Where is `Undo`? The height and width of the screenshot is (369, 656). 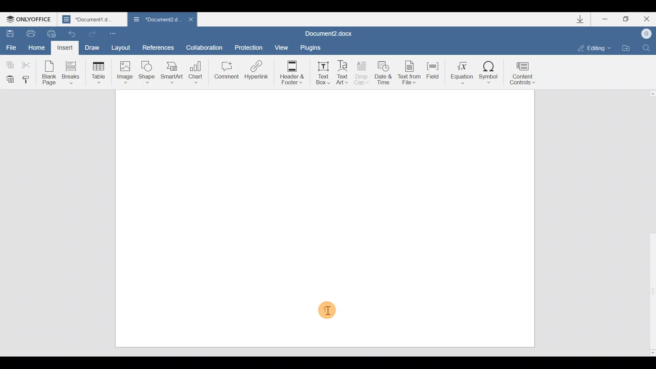 Undo is located at coordinates (72, 33).